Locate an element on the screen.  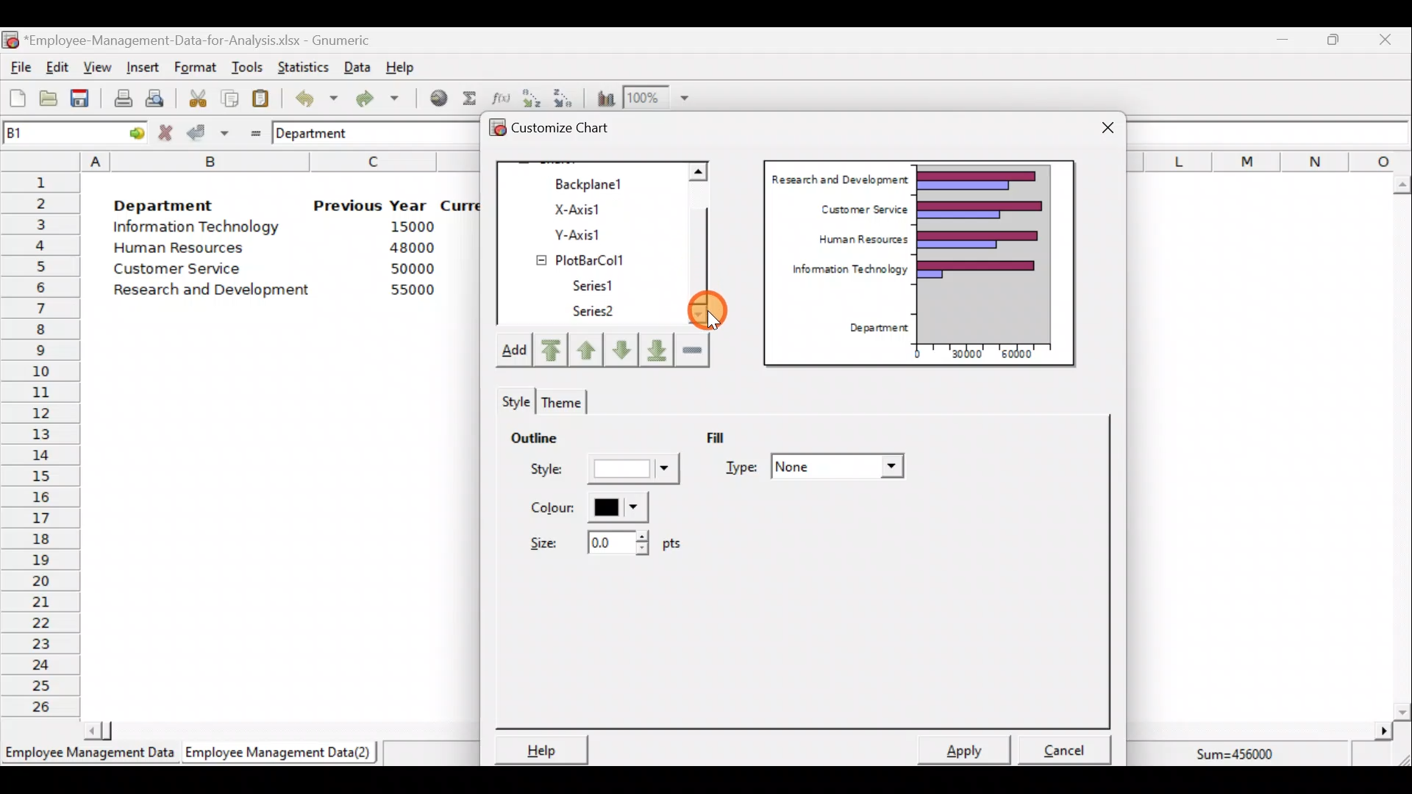
Cursor on scroll bar is located at coordinates (713, 307).